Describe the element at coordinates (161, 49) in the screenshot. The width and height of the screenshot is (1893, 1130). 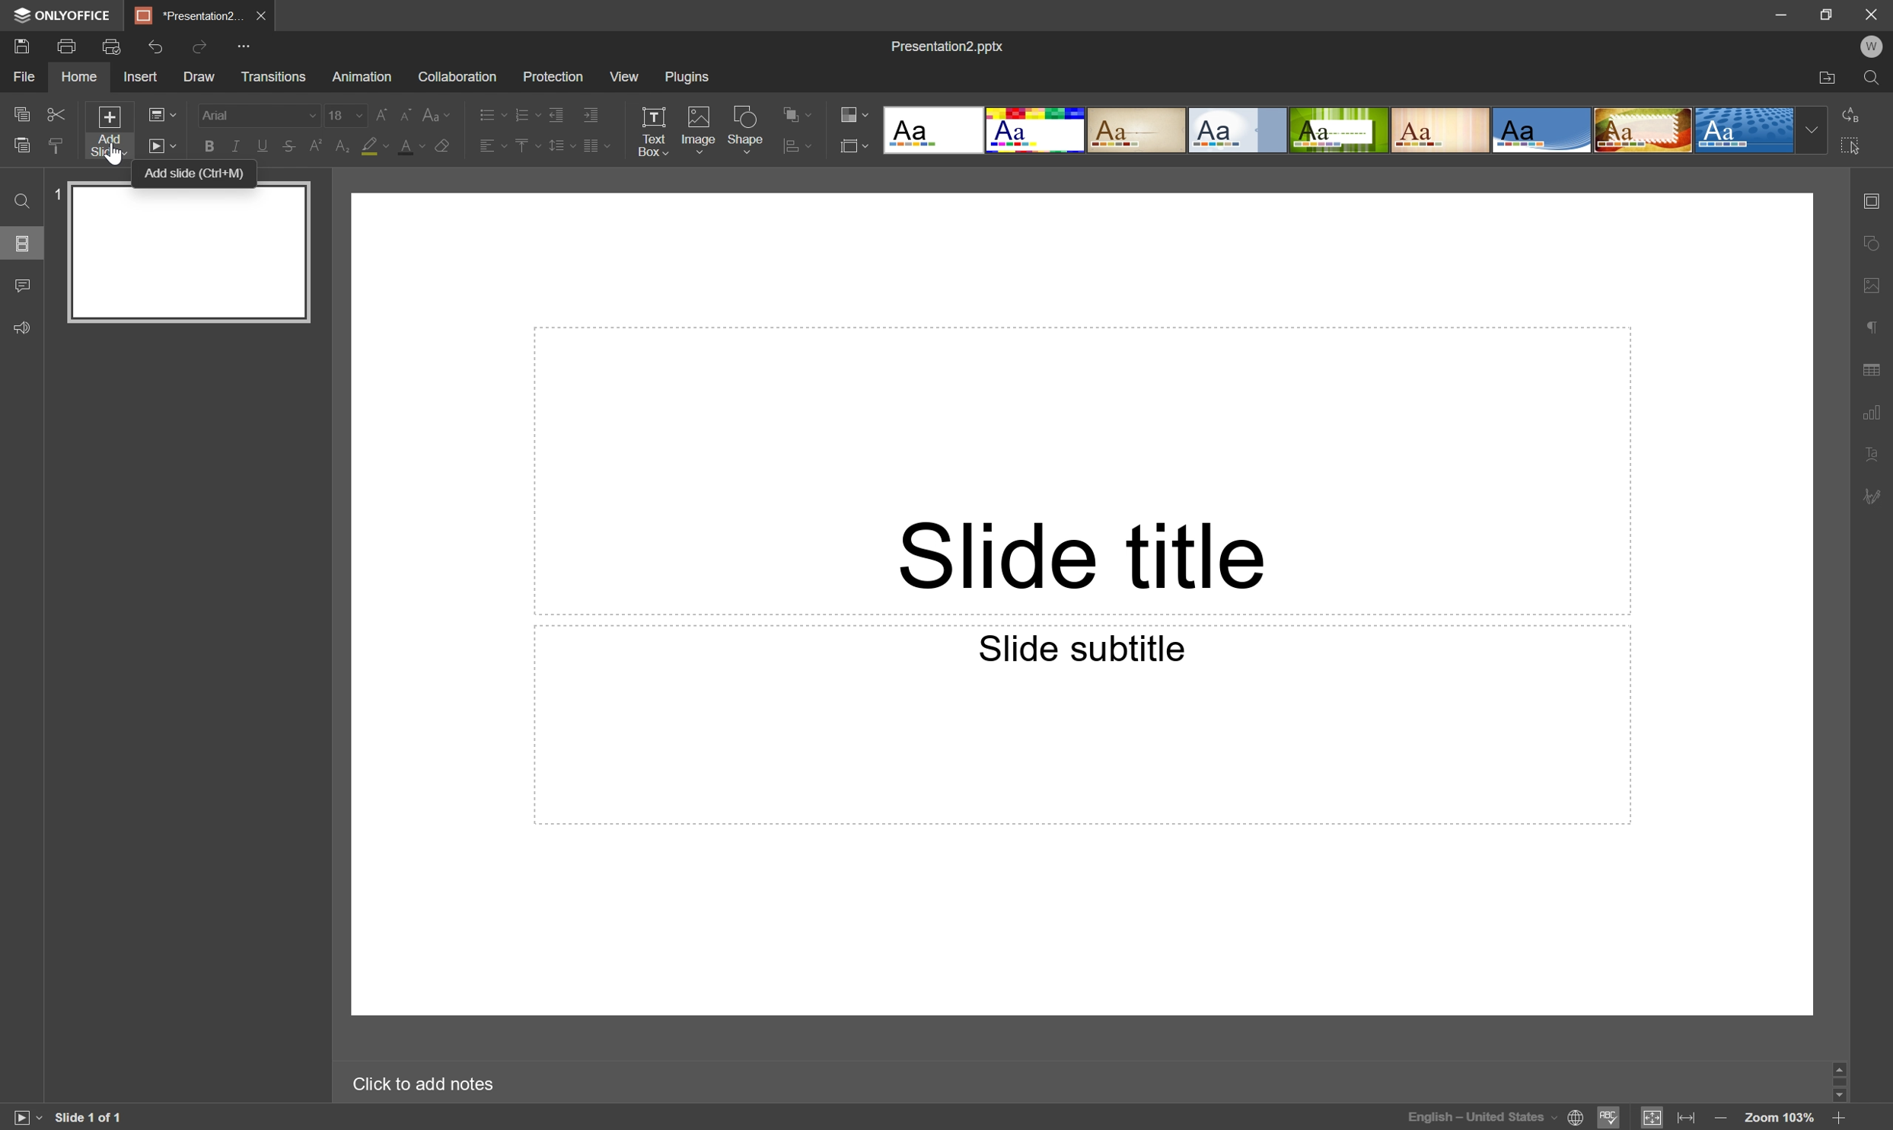
I see `Redo` at that location.